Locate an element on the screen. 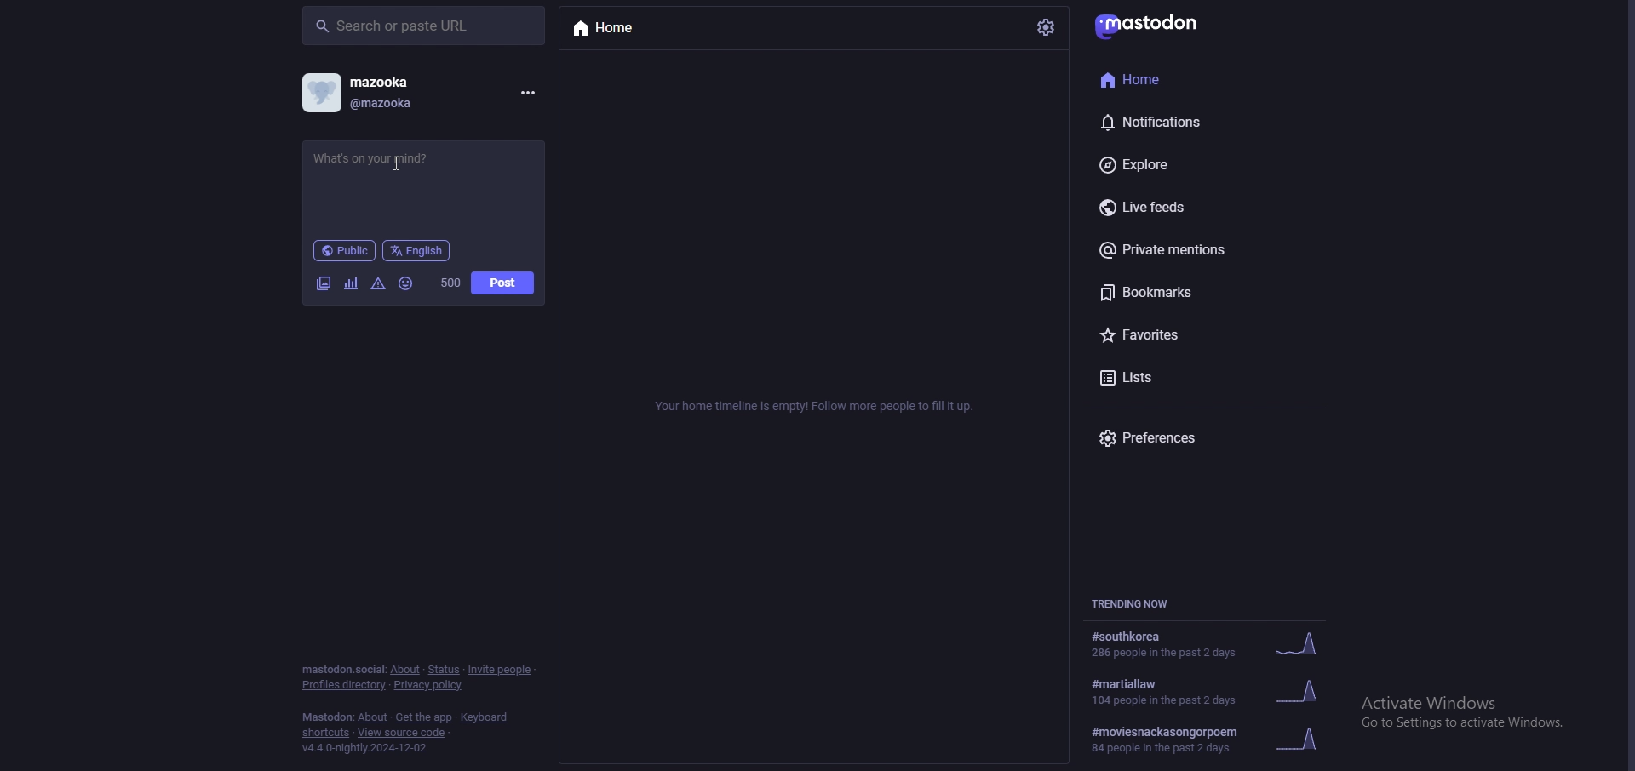 The width and height of the screenshot is (1635, 771). menu is located at coordinates (526, 93).